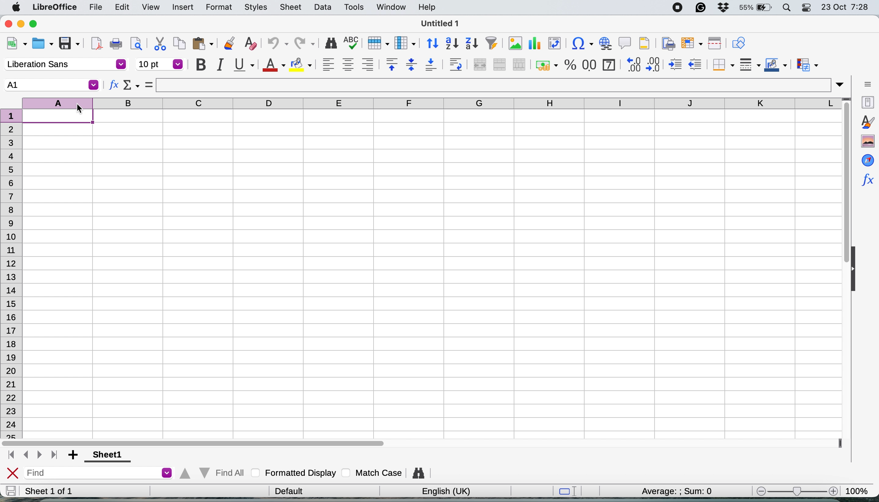  What do you see at coordinates (411, 65) in the screenshot?
I see `center vertically` at bounding box center [411, 65].